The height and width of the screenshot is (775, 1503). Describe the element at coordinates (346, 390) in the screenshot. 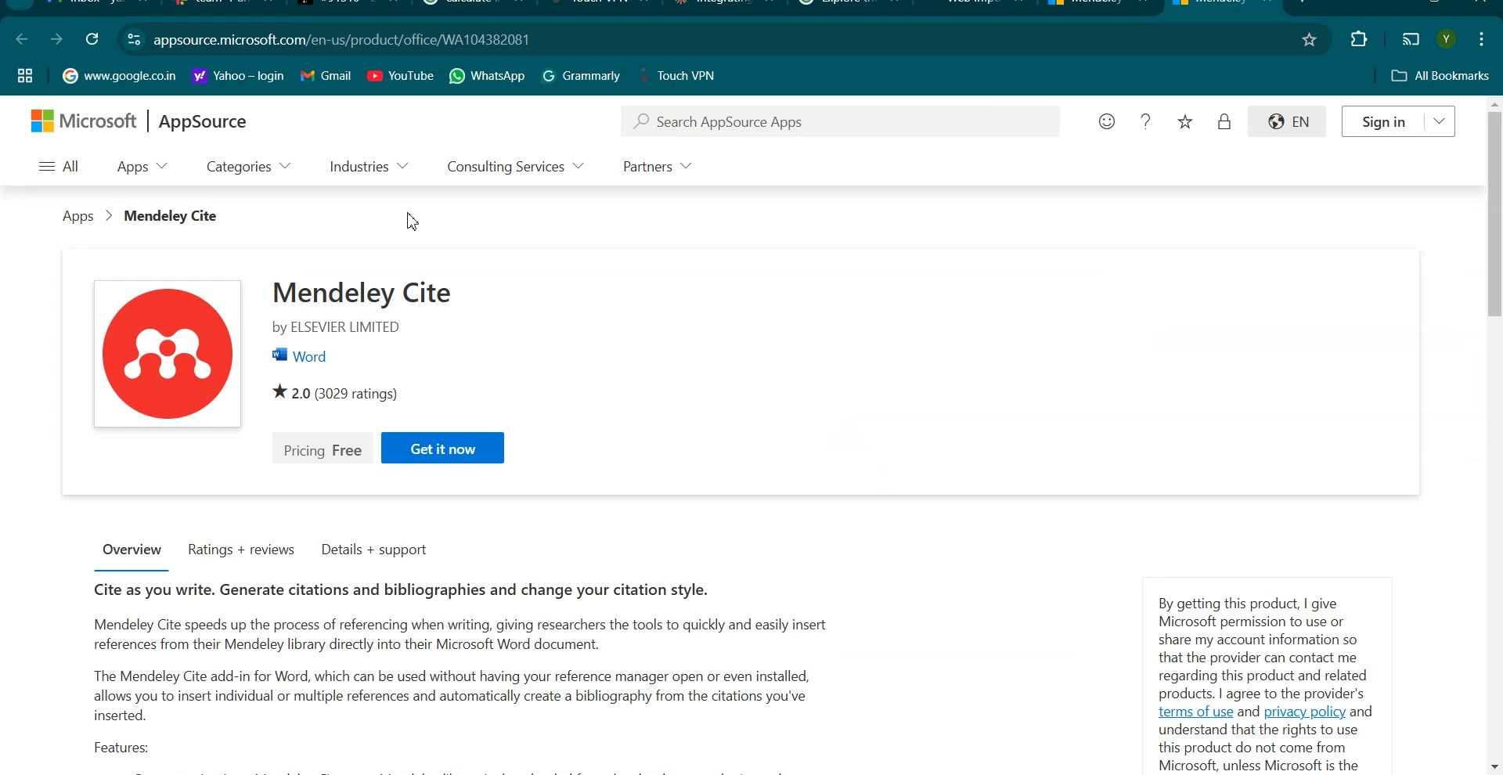

I see `2.0 (3029 ratings)` at that location.